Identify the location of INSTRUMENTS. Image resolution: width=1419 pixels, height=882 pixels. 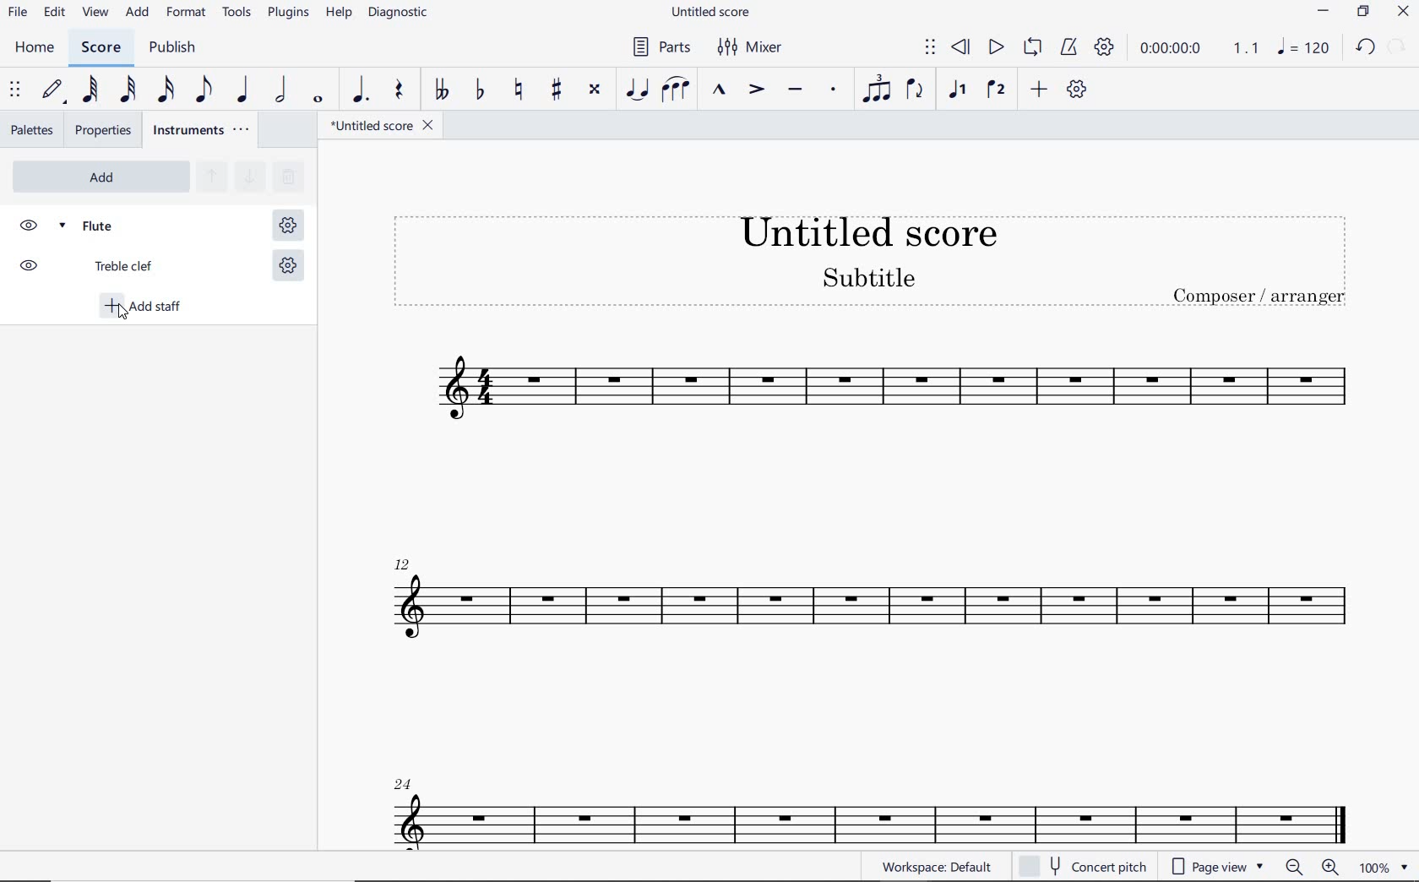
(204, 131).